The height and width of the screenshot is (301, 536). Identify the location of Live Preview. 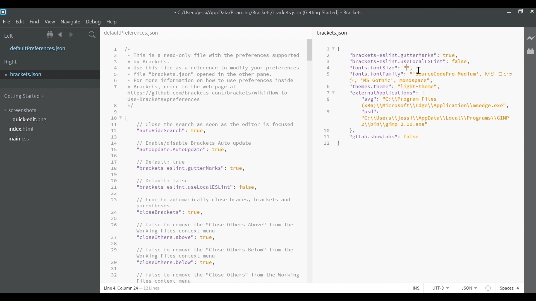
(531, 38).